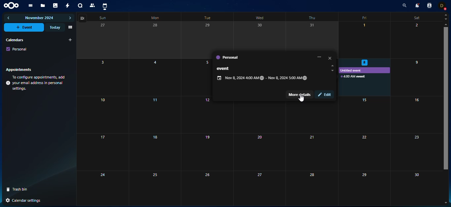 The width and height of the screenshot is (451, 207). Describe the element at coordinates (326, 95) in the screenshot. I see `edit` at that location.